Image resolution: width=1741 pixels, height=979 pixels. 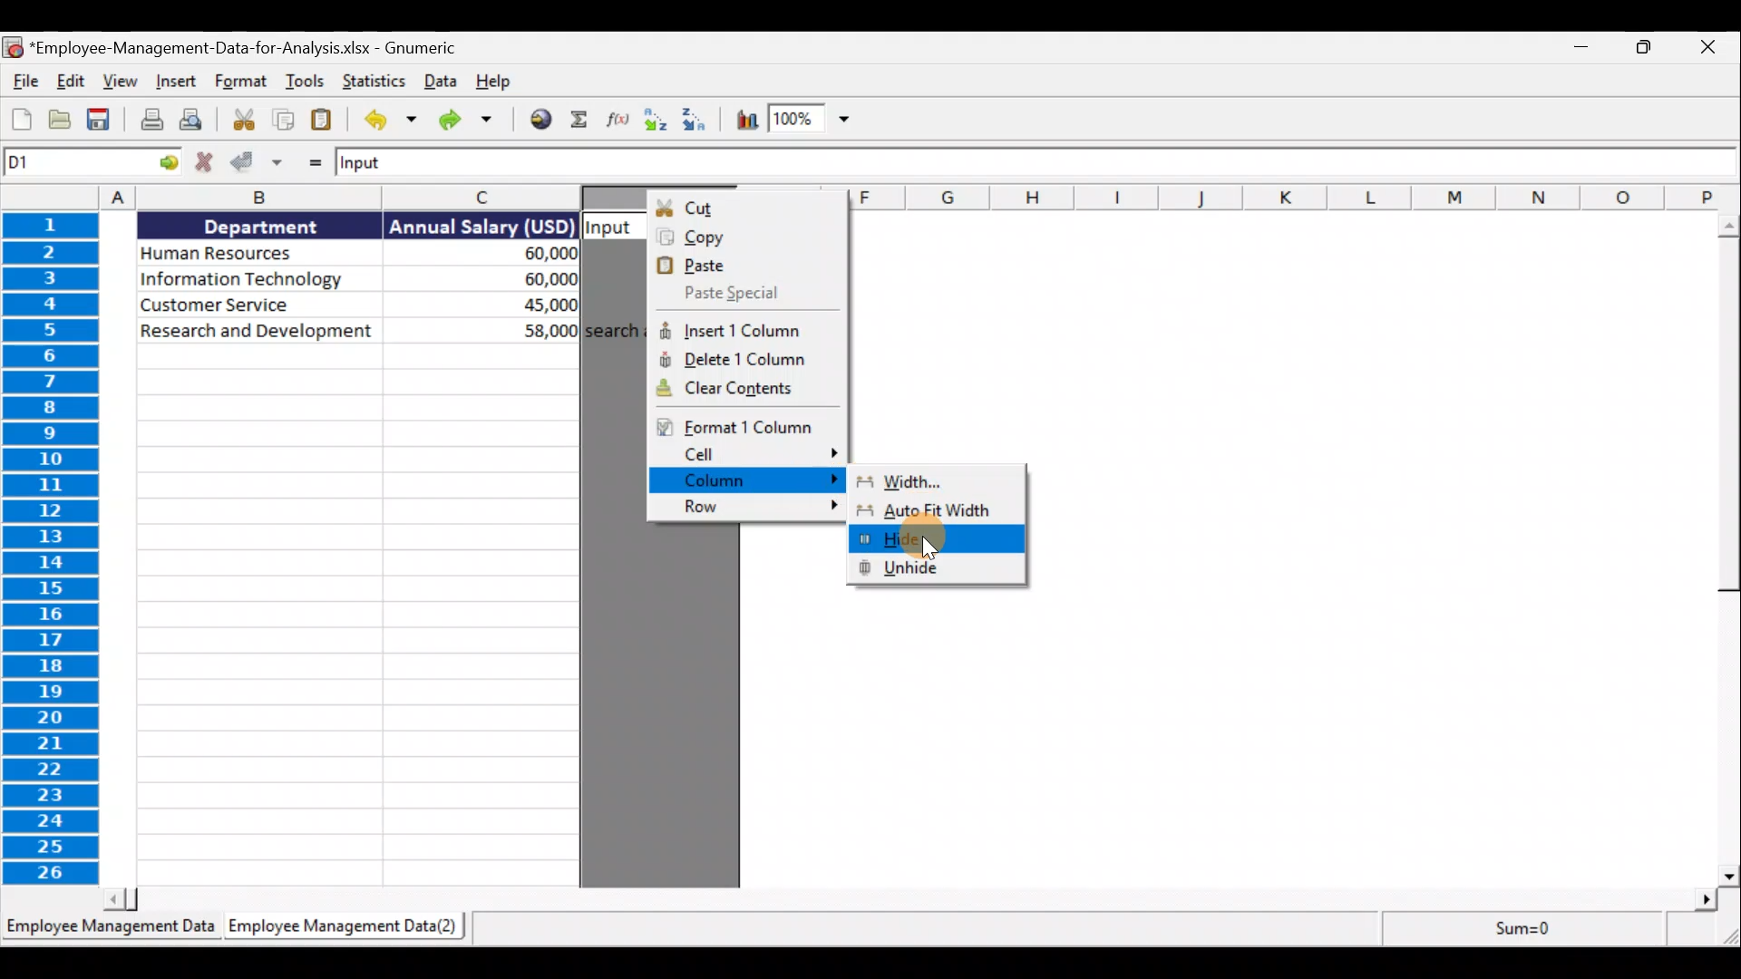 I want to click on Paste, so click(x=746, y=265).